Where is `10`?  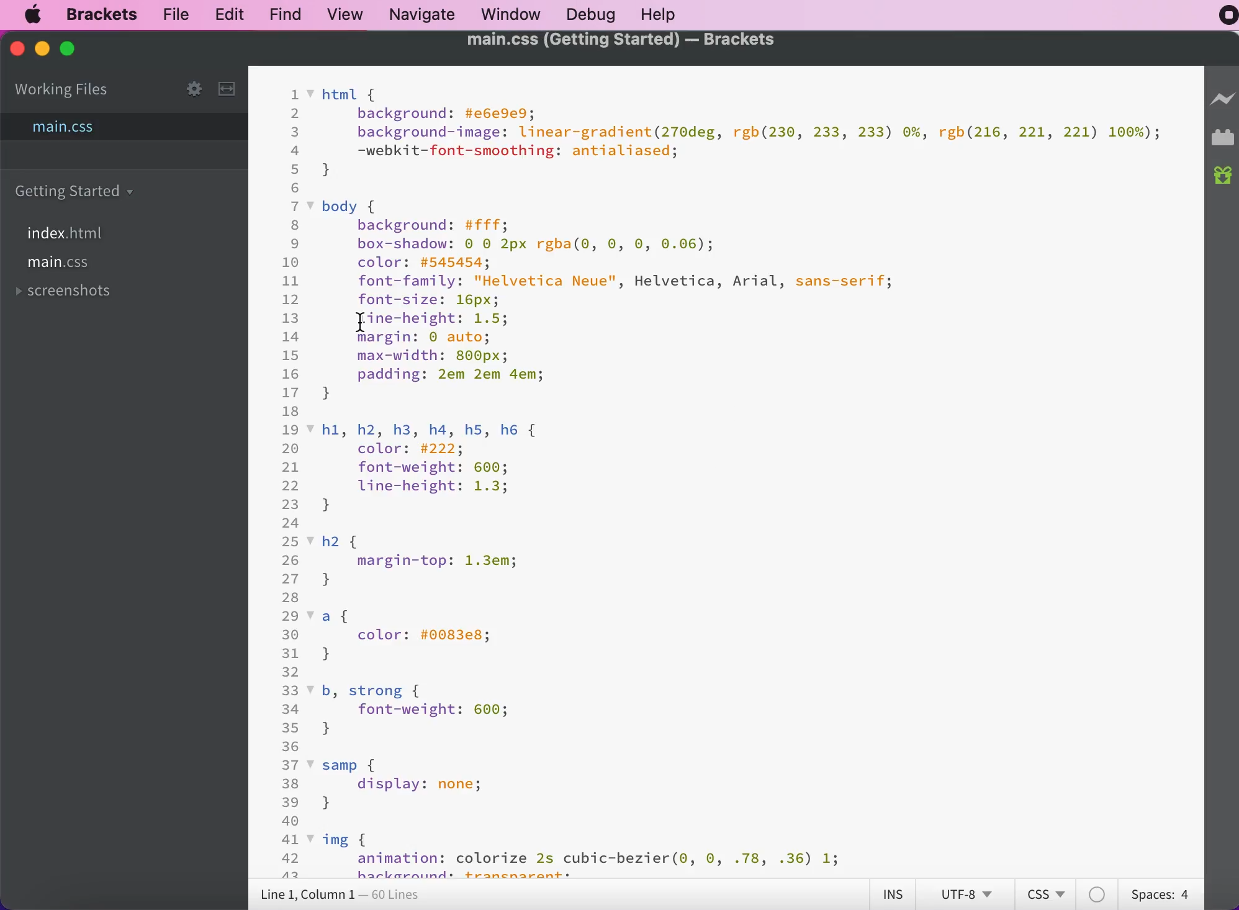
10 is located at coordinates (291, 263).